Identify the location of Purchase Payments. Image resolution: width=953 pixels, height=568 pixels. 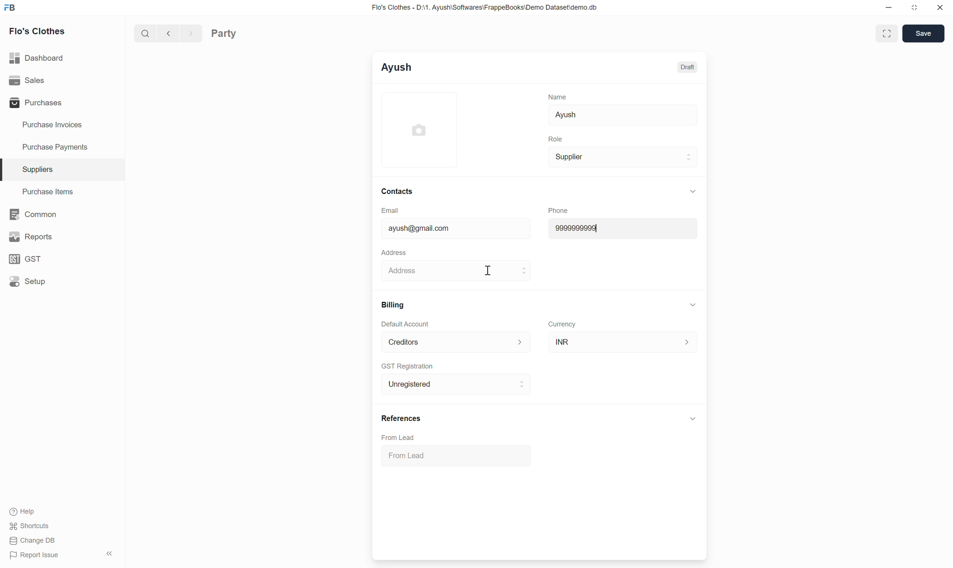
(62, 147).